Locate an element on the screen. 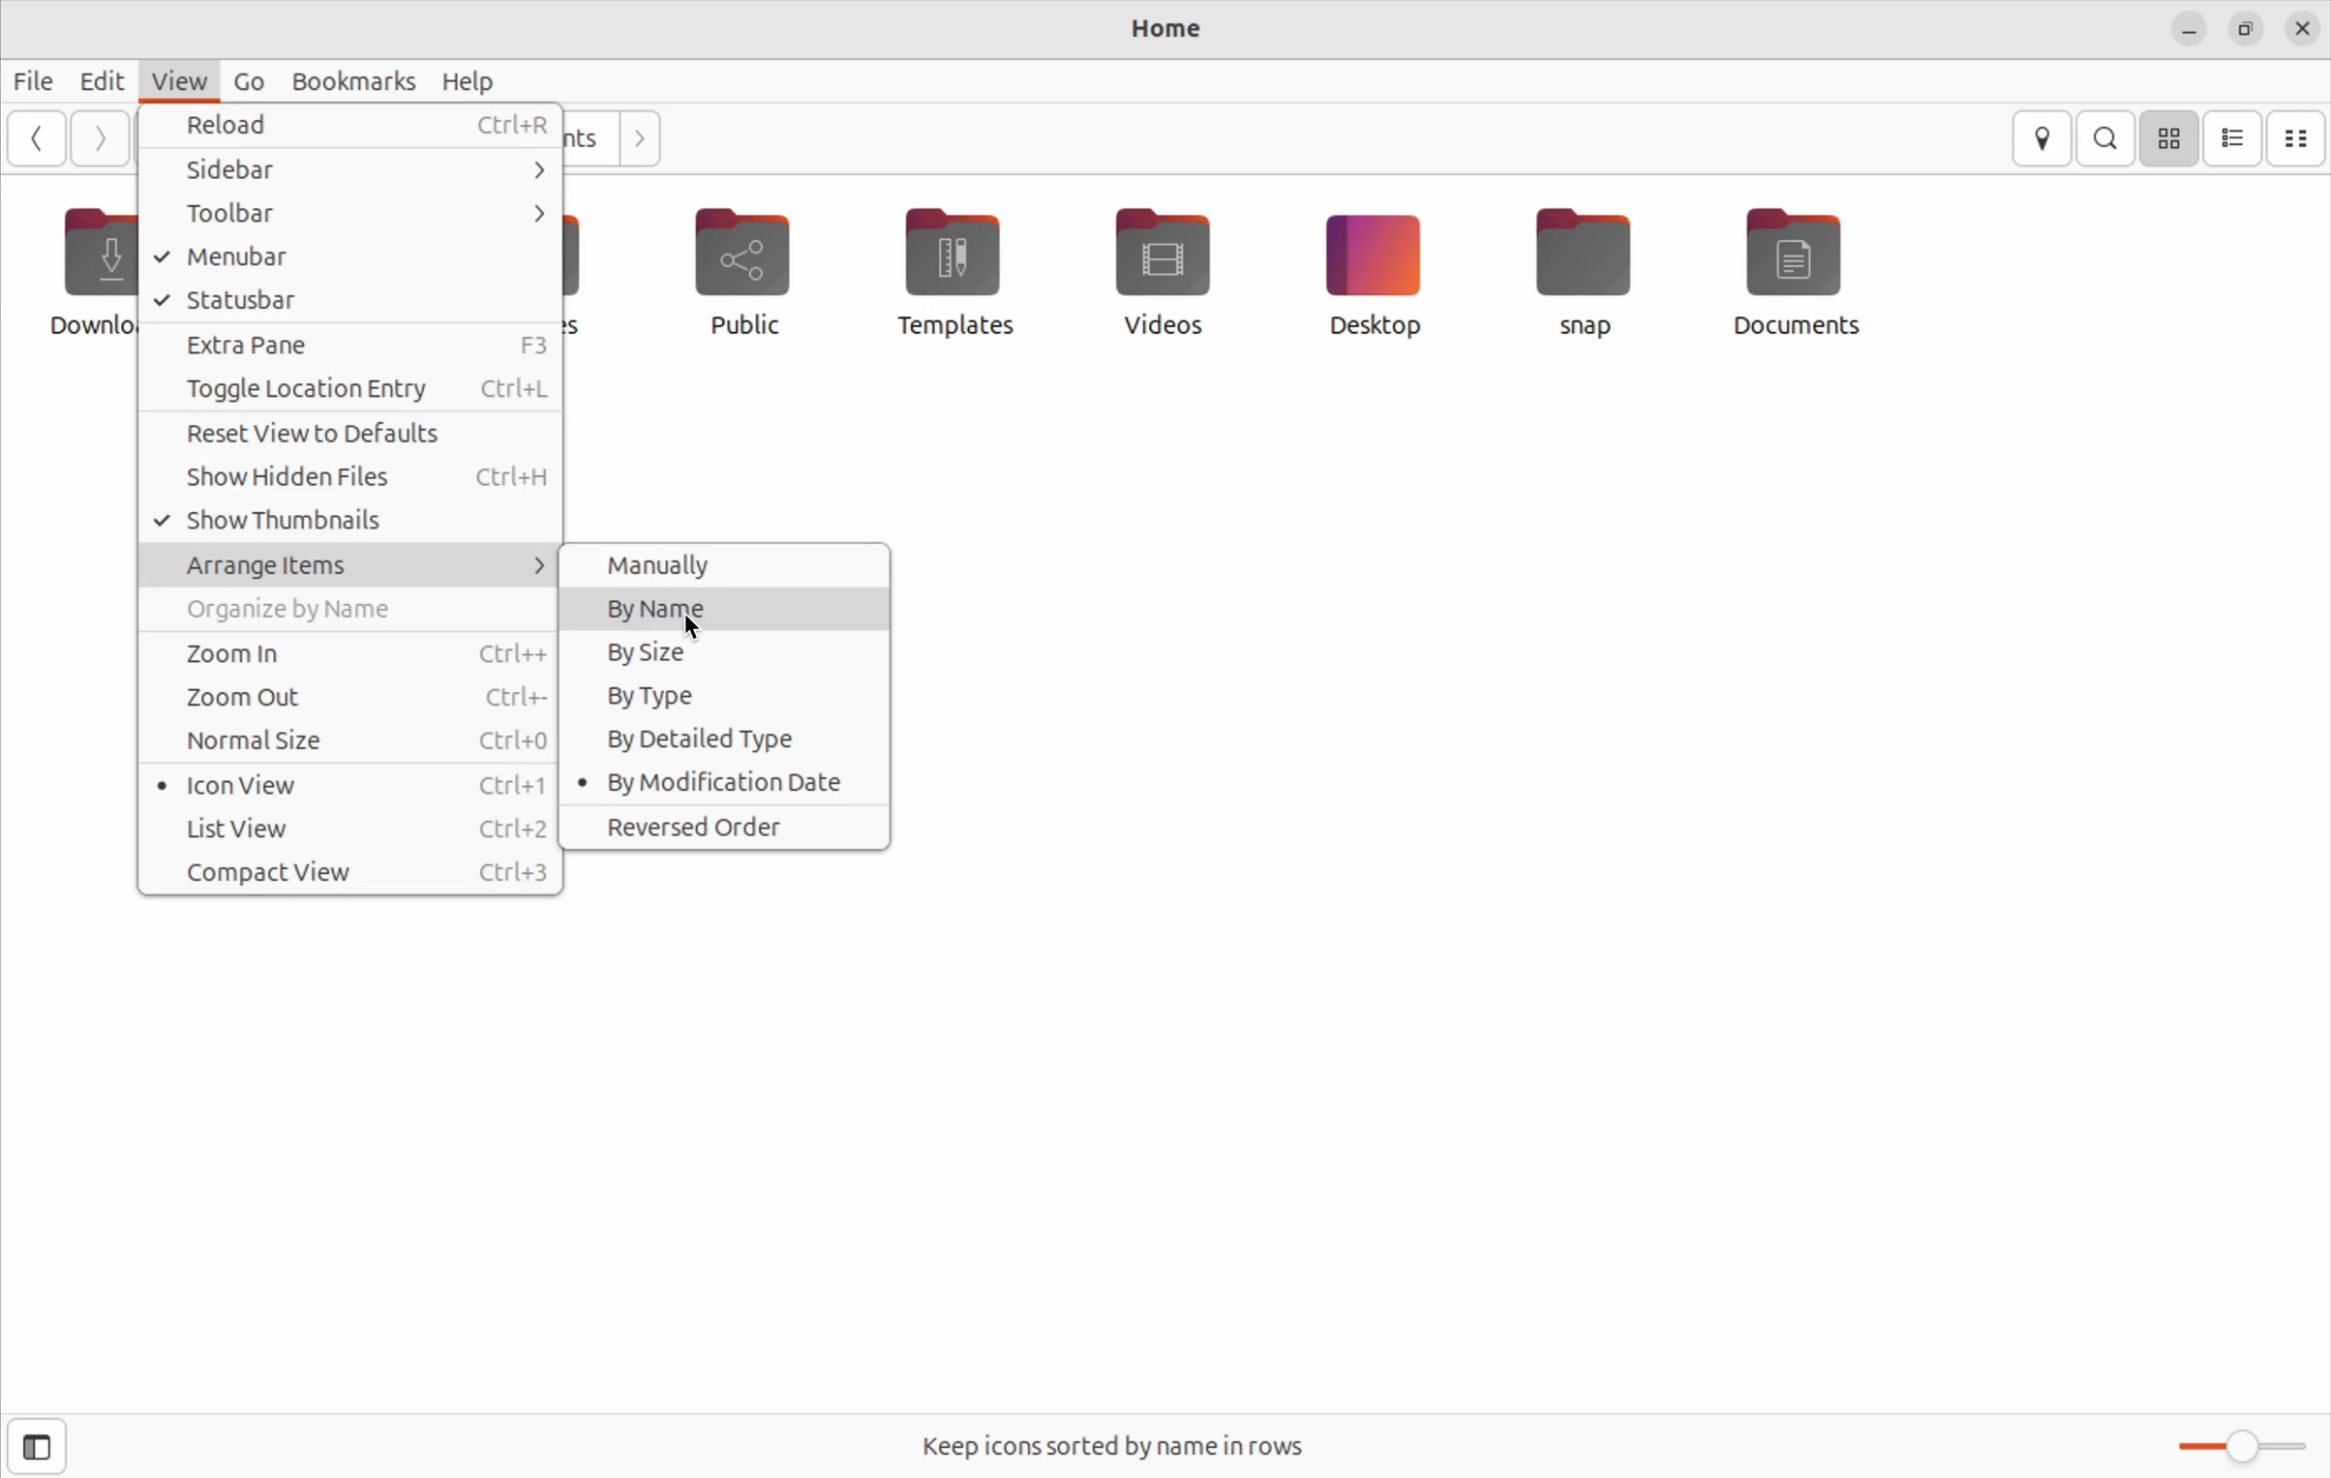 The image size is (2331, 1478). show hidden files is located at coordinates (351, 484).